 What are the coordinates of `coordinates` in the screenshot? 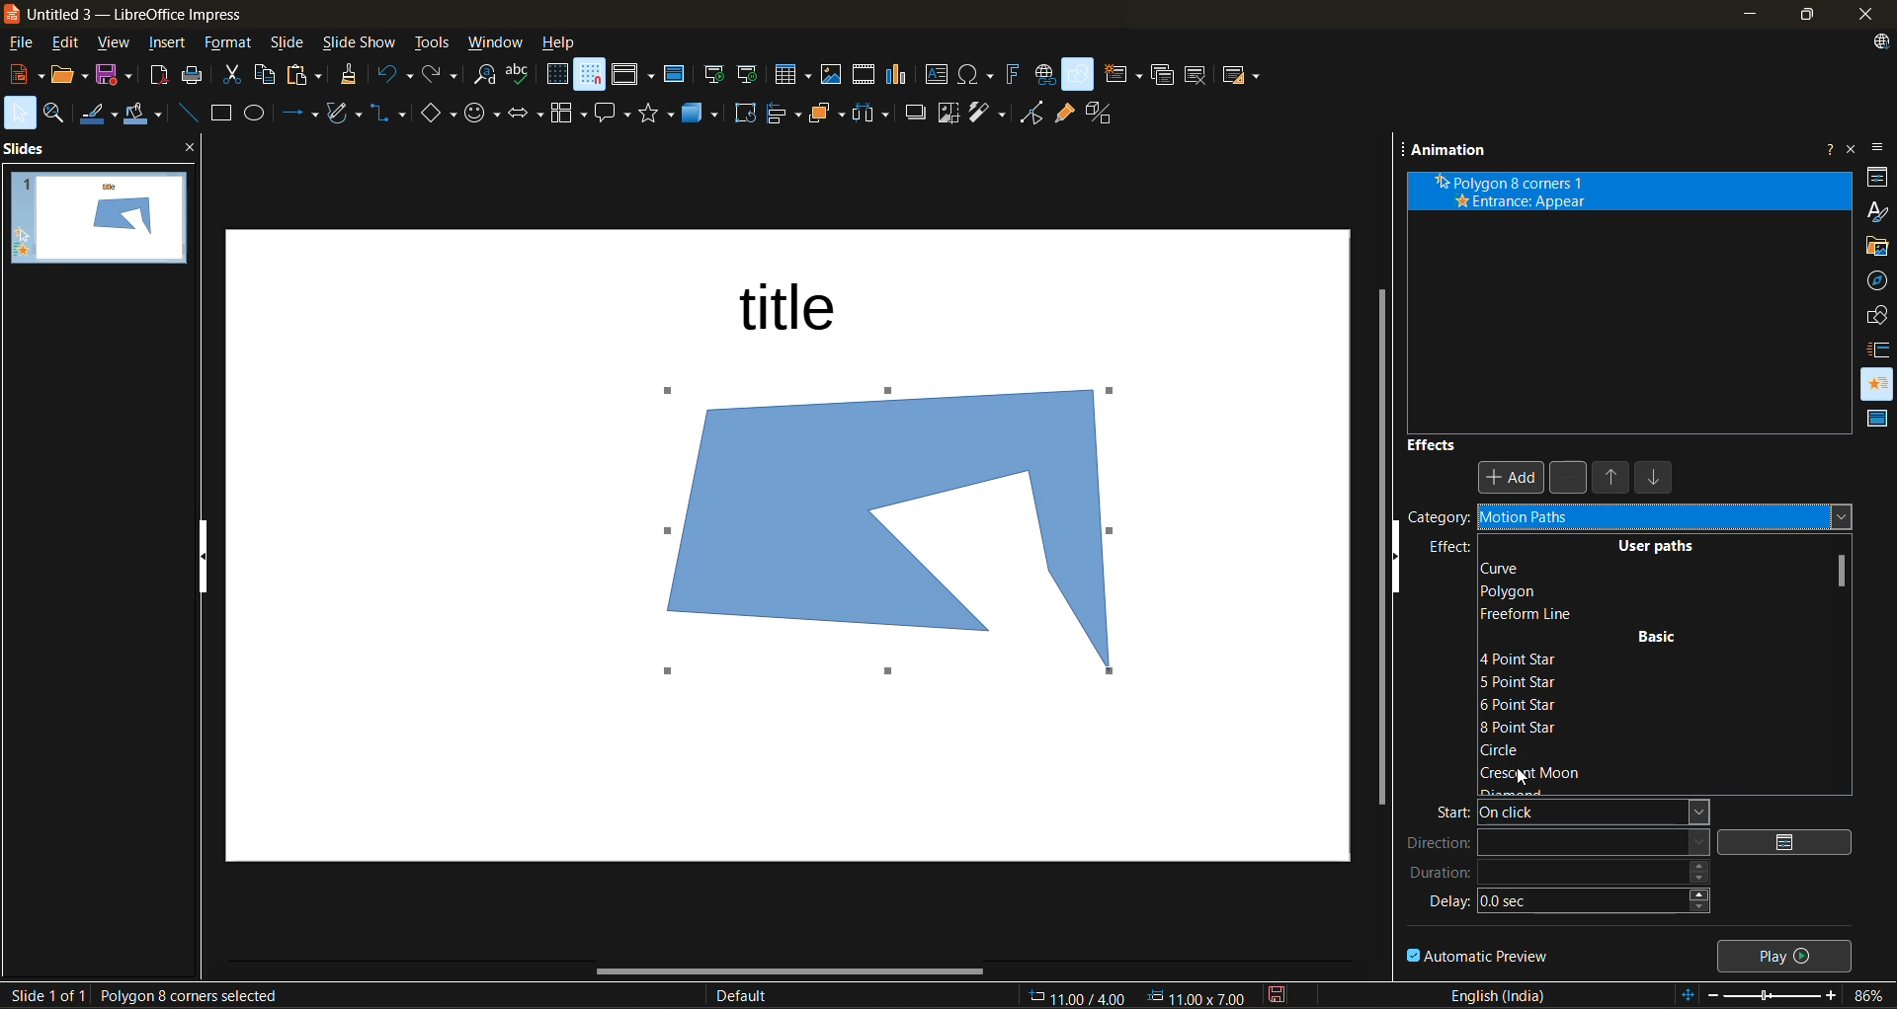 It's located at (1136, 994).